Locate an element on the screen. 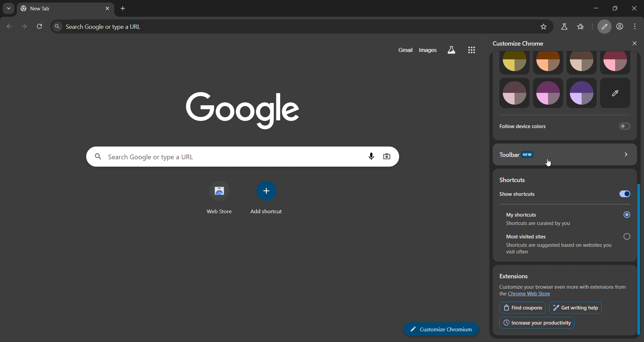  minimize is located at coordinates (589, 8).